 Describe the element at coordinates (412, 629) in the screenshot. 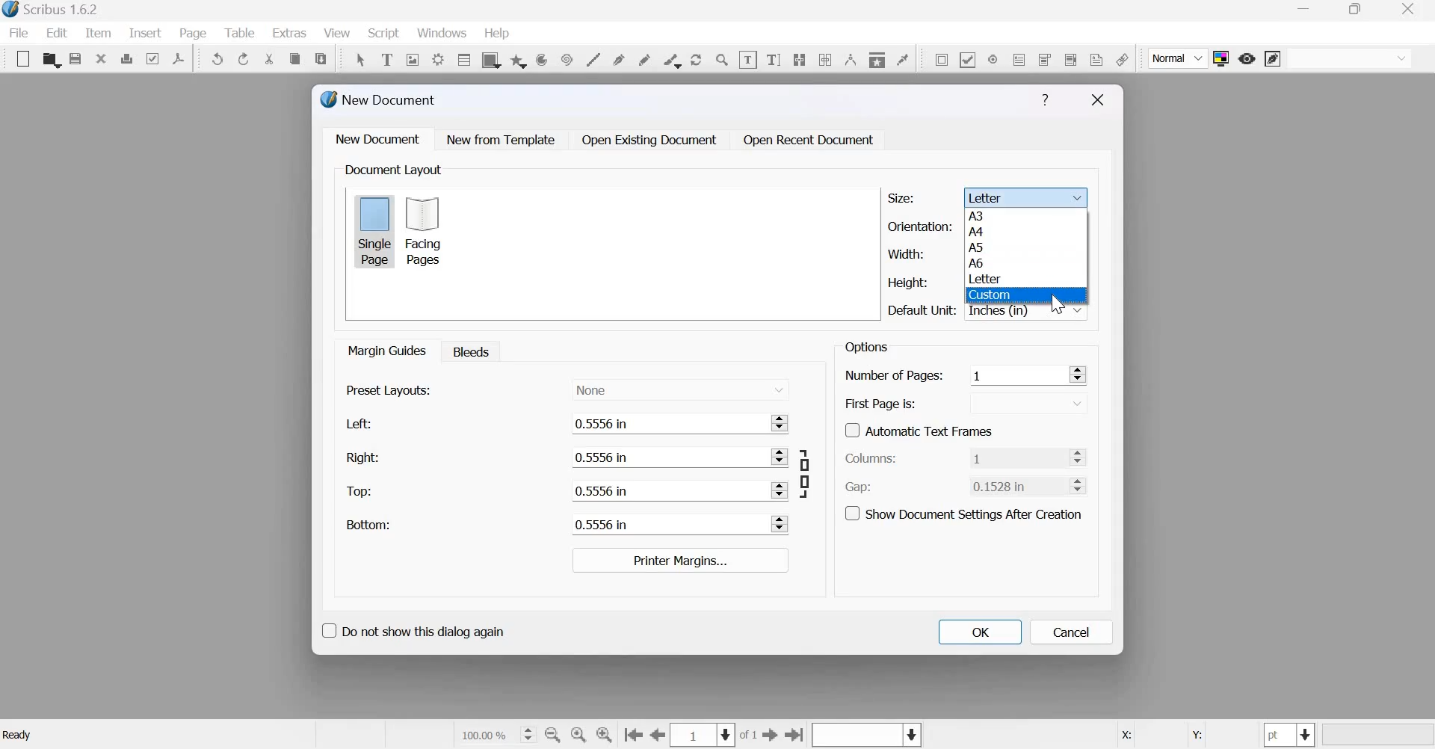

I see `Do not show this dialog again` at that location.